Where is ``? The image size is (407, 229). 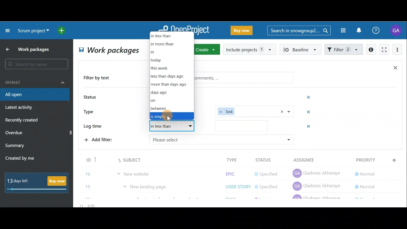
 is located at coordinates (241, 126).